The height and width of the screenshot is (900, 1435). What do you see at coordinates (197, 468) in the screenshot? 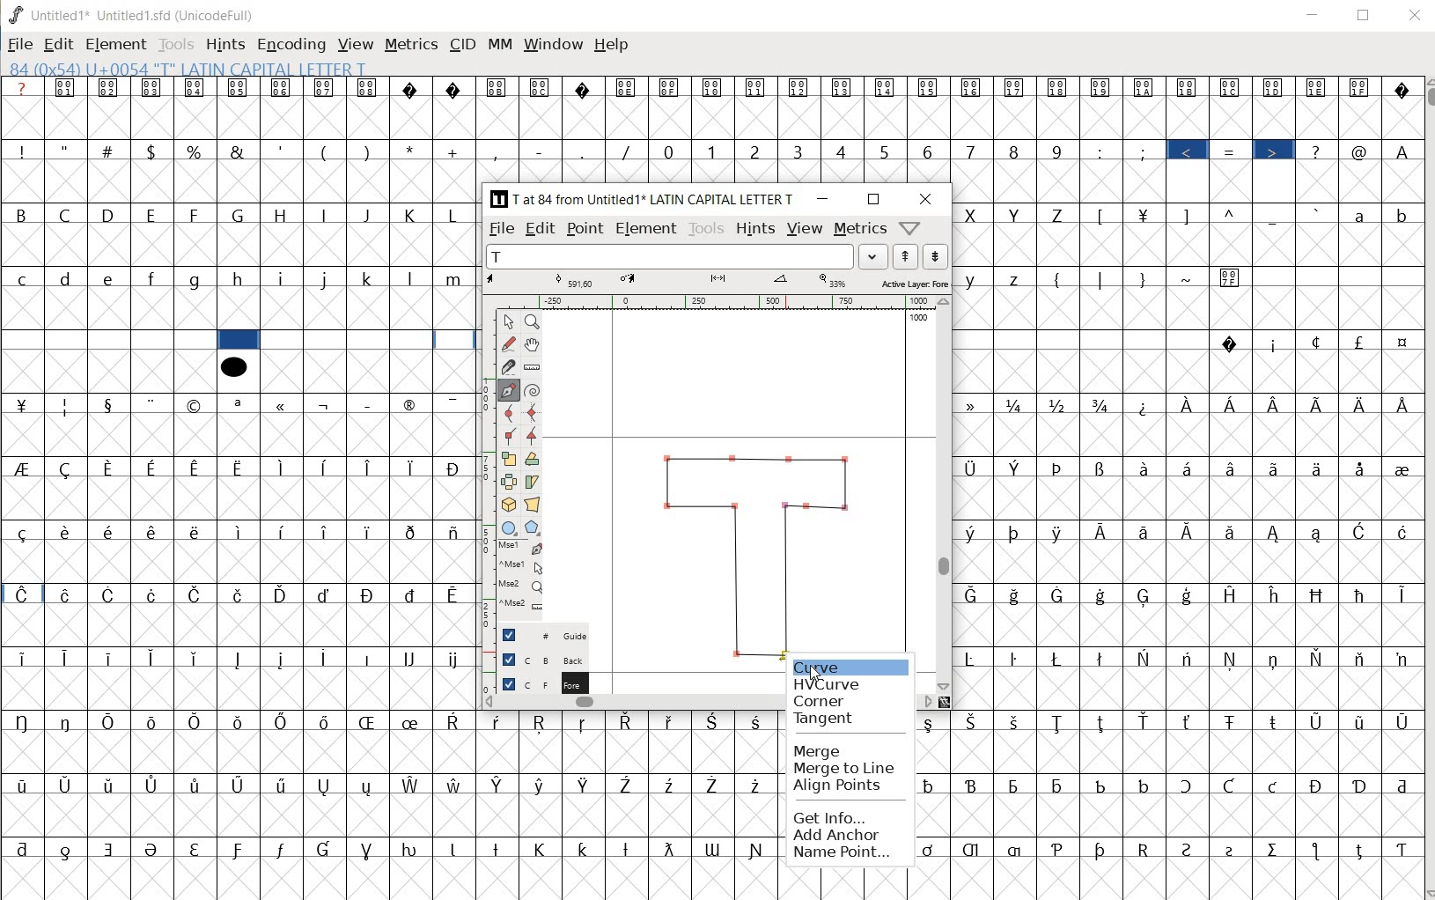
I see `Symbol` at bounding box center [197, 468].